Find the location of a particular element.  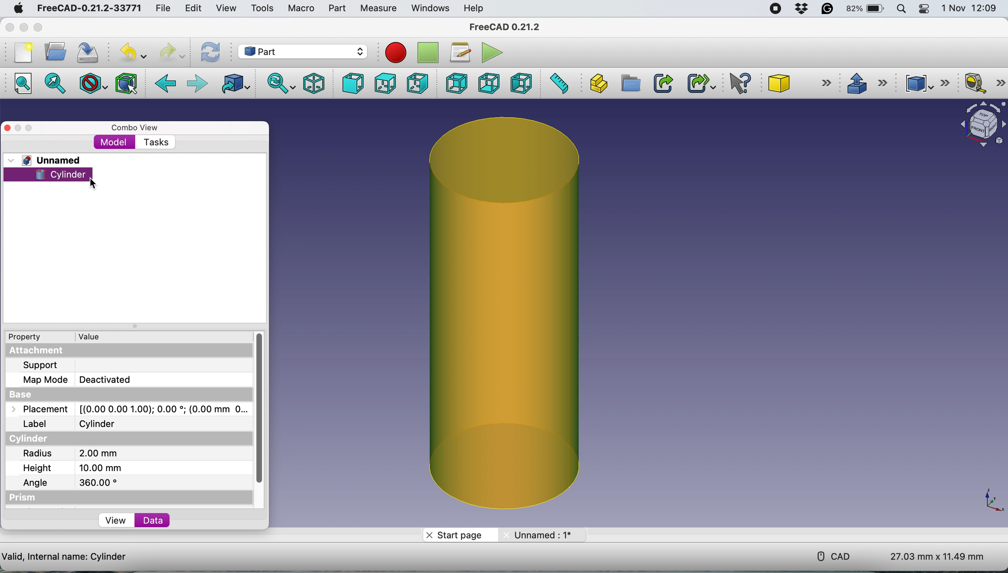

property is located at coordinates (26, 338).